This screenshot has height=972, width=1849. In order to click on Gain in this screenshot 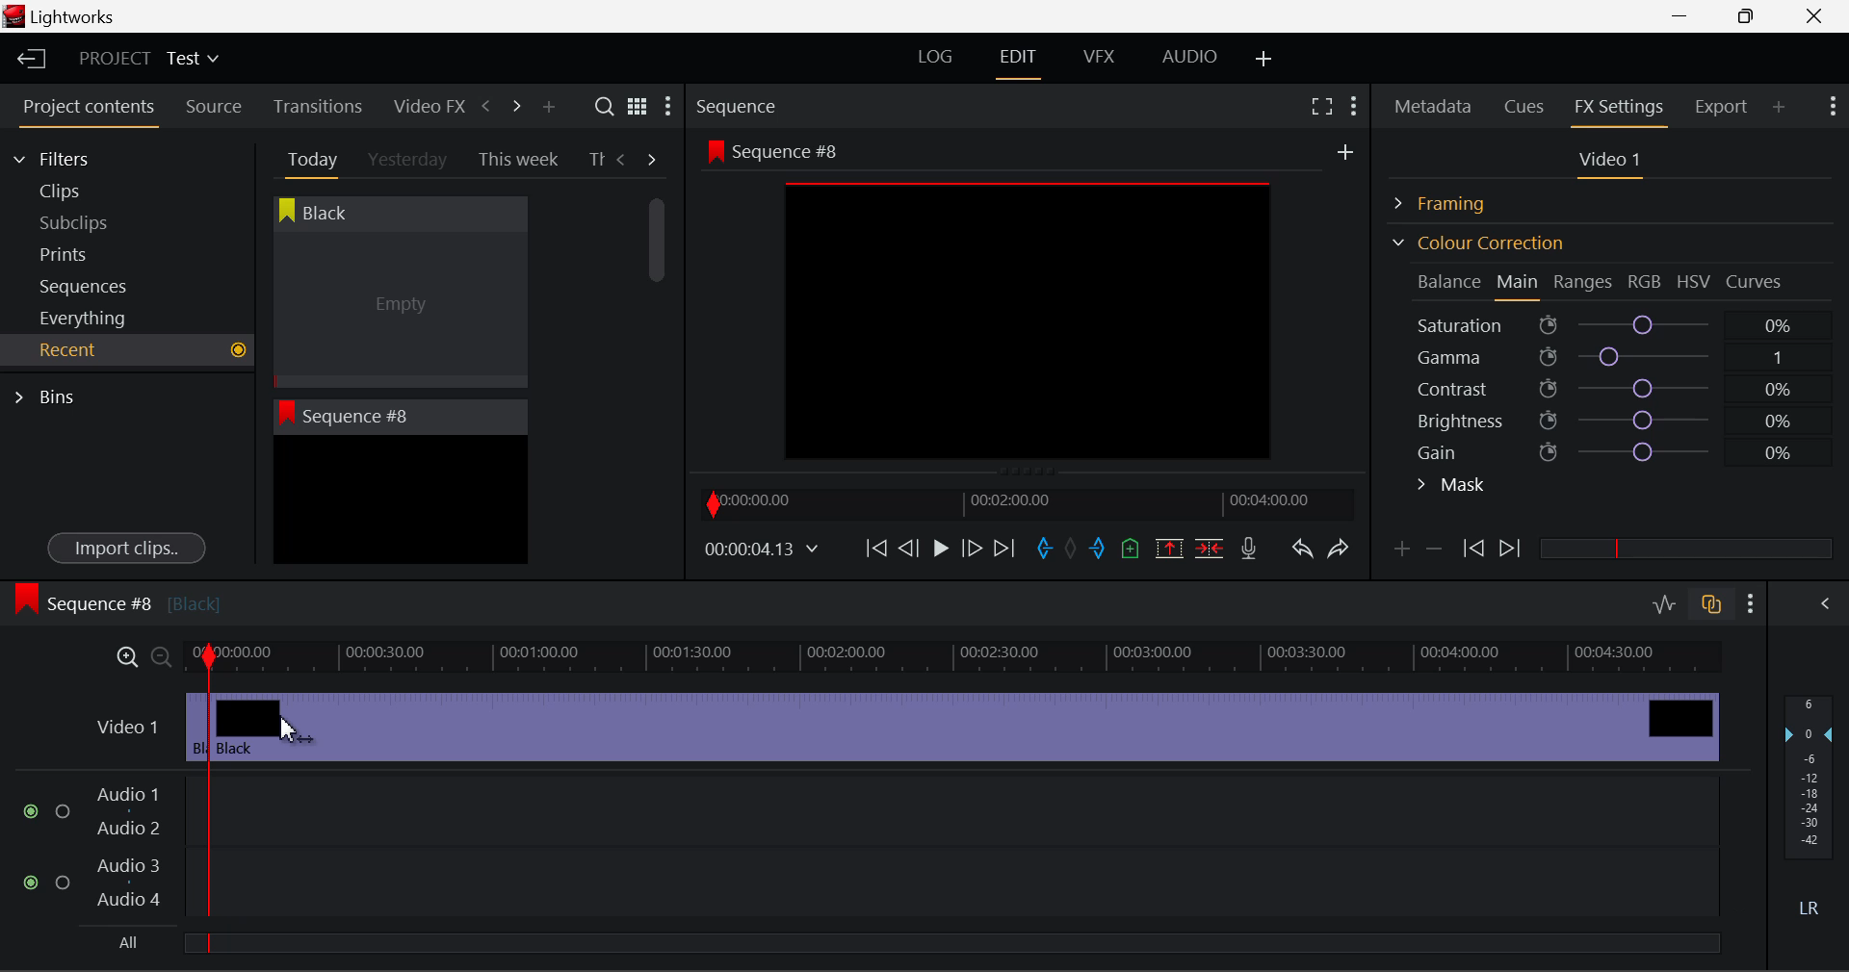, I will do `click(1629, 448)`.